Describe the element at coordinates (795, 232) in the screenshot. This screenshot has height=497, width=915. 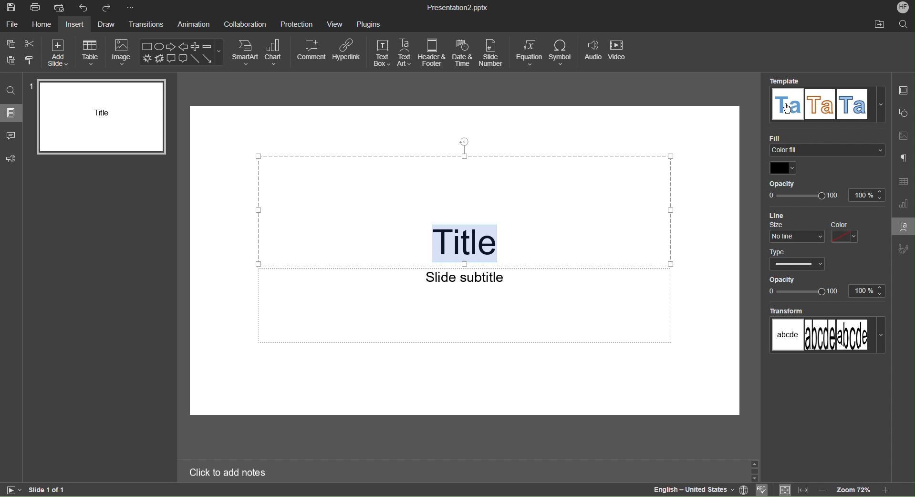
I see `Size` at that location.